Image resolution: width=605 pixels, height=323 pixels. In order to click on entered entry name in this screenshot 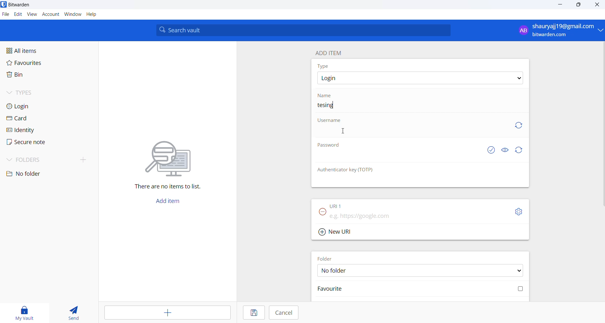, I will do `click(330, 105)`.